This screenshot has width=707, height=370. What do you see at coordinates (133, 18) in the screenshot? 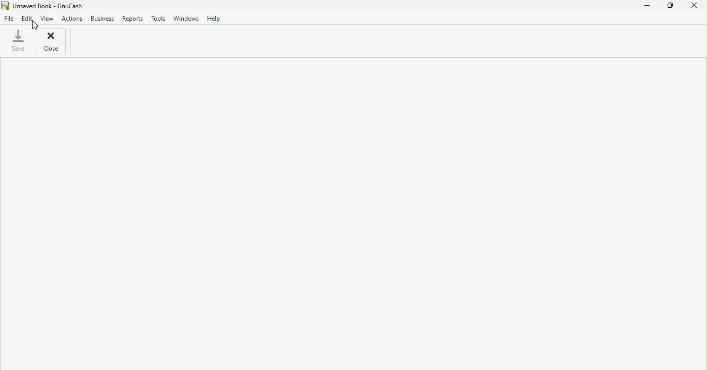
I see `Reports` at bounding box center [133, 18].